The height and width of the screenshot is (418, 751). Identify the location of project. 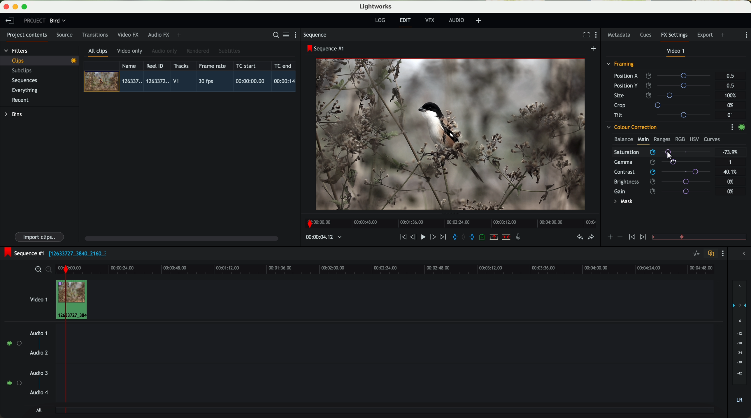
(35, 20).